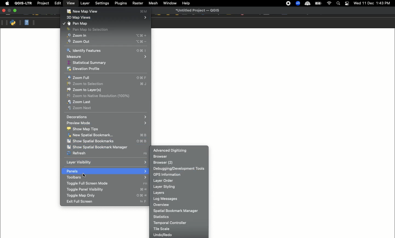 The image size is (395, 238). Describe the element at coordinates (368, 4) in the screenshot. I see `11 Dec` at that location.